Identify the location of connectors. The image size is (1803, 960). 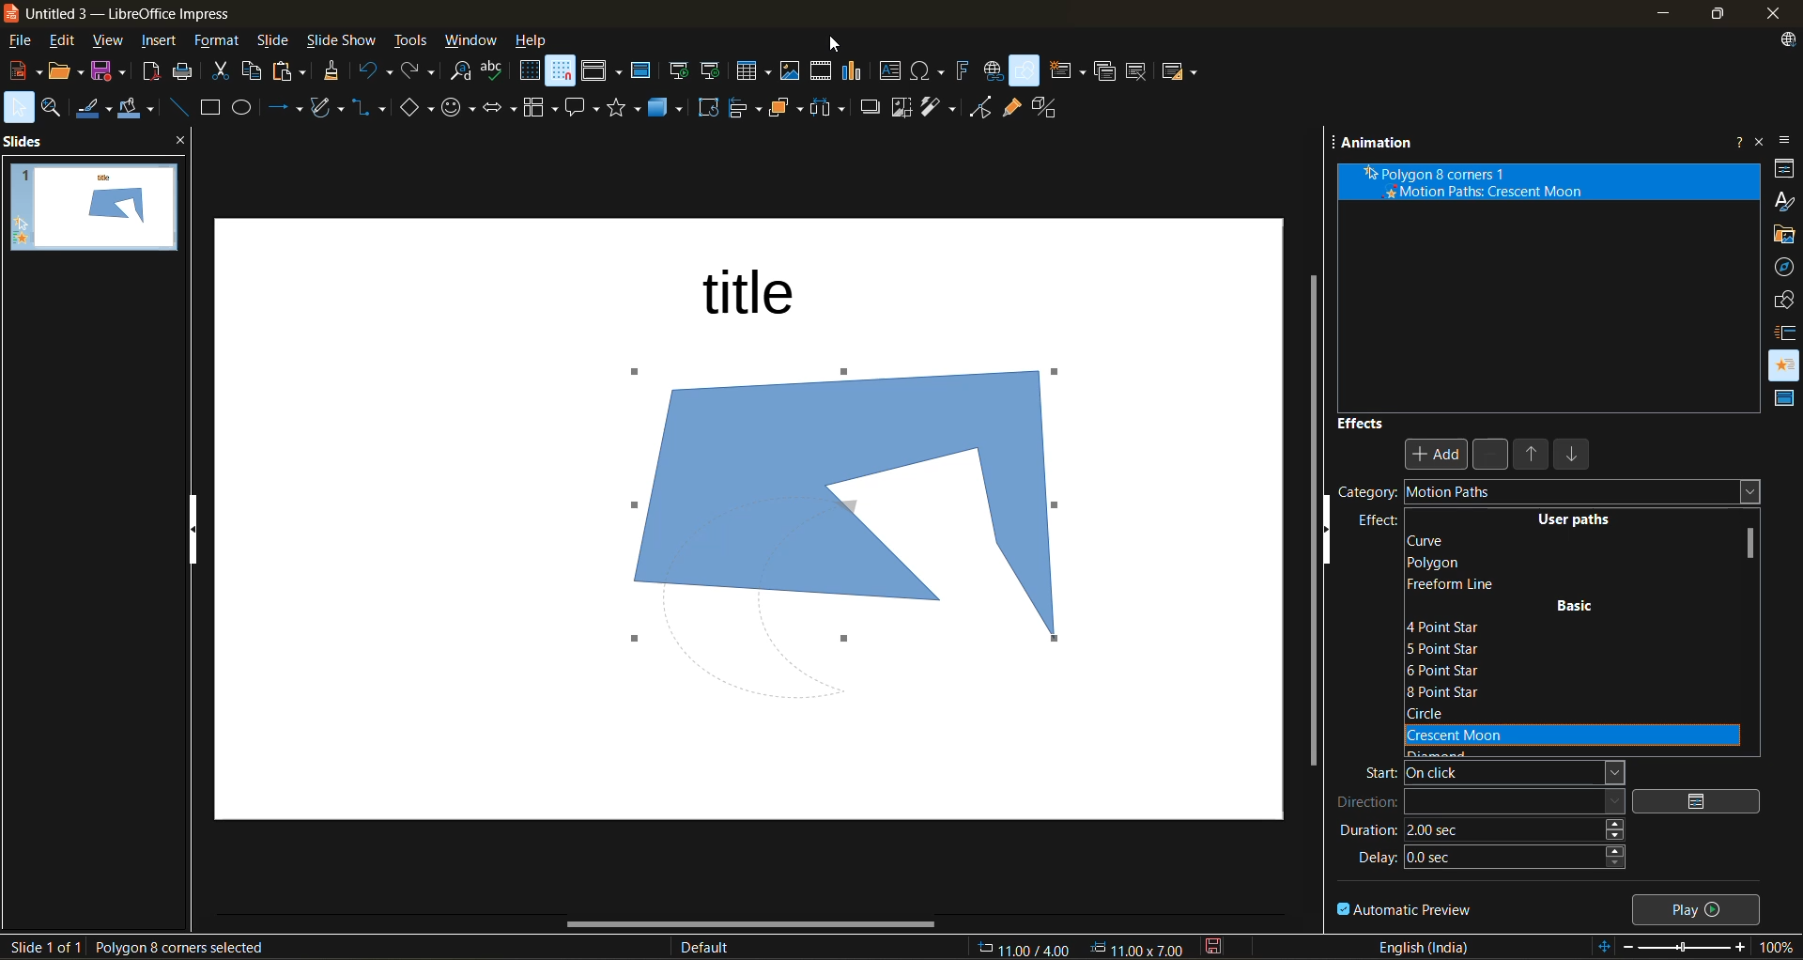
(371, 108).